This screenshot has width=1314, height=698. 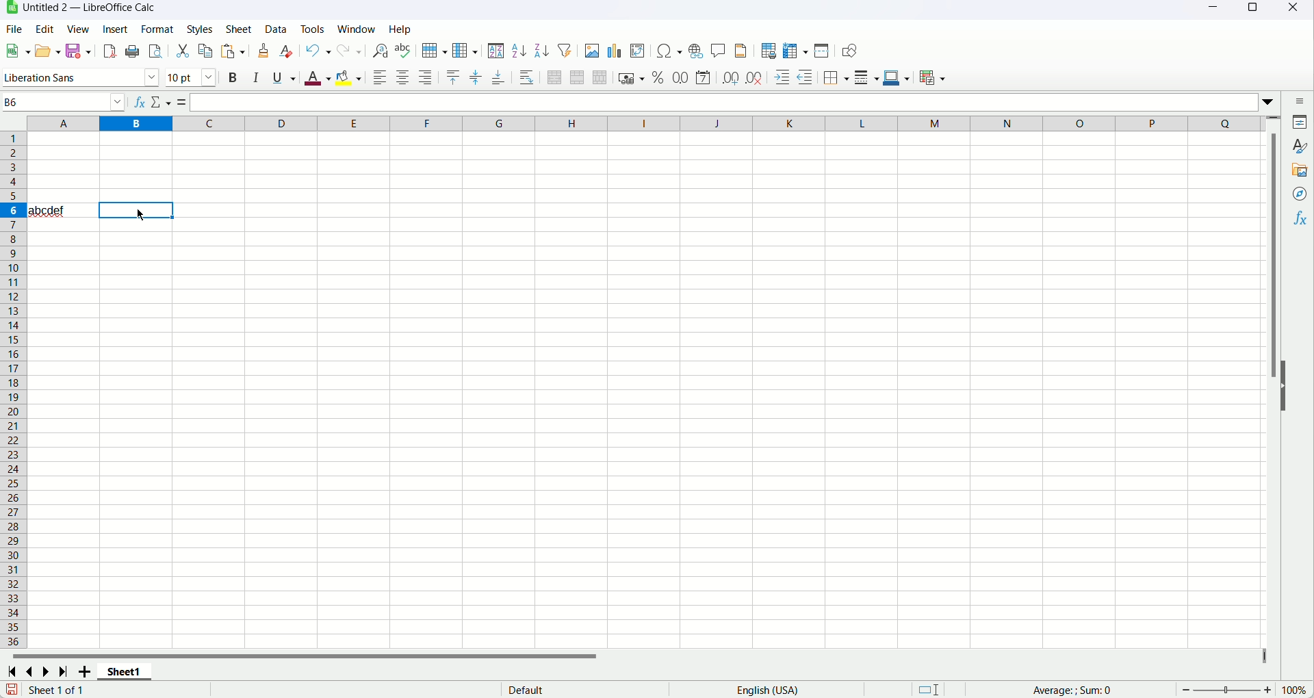 I want to click on center vertically, so click(x=475, y=78).